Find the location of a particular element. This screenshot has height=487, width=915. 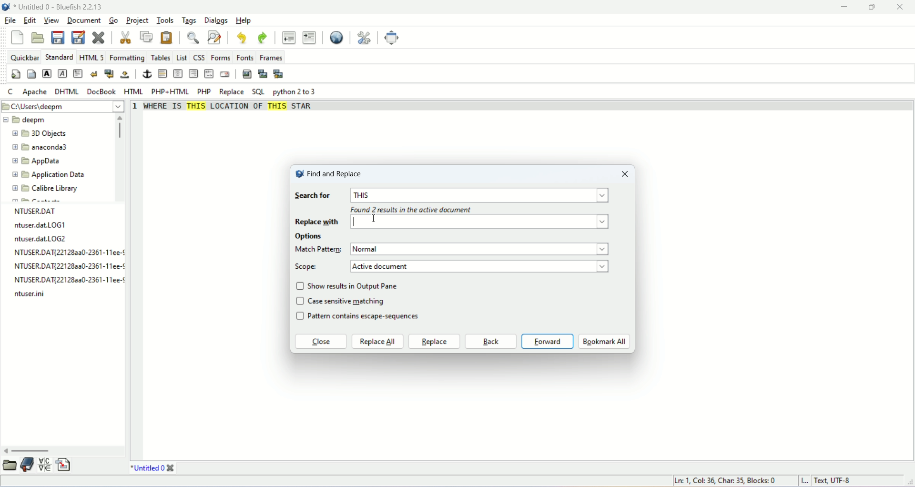

file name is located at coordinates (69, 281).